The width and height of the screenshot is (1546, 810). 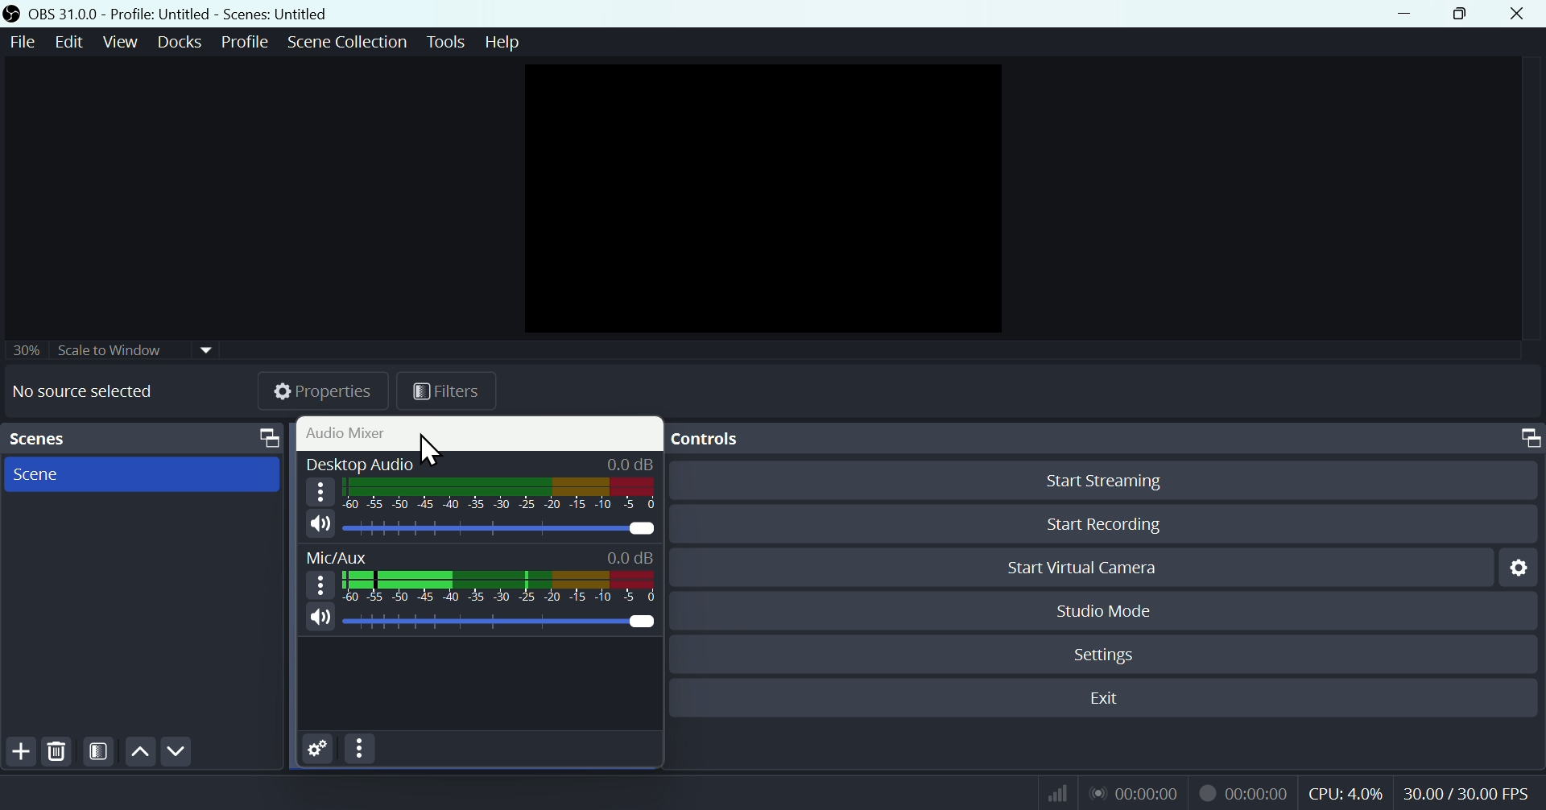 I want to click on Add, so click(x=16, y=751).